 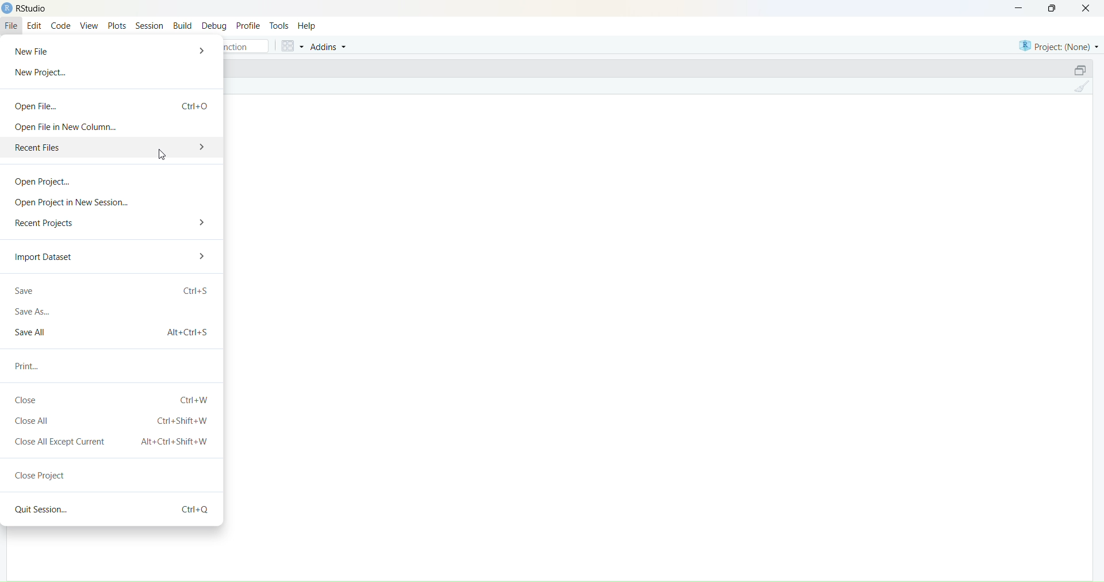 What do you see at coordinates (1086, 9) in the screenshot?
I see `Close` at bounding box center [1086, 9].